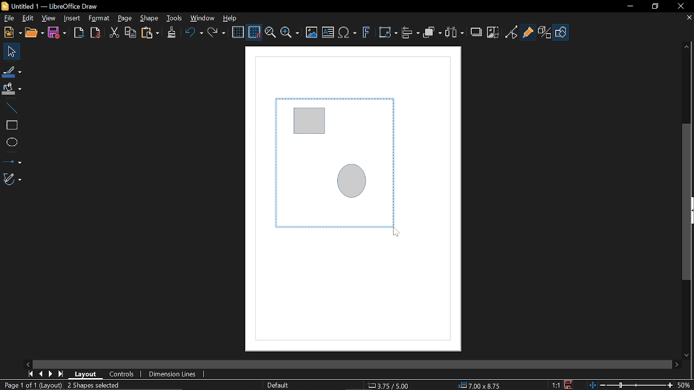  I want to click on Previous page, so click(42, 374).